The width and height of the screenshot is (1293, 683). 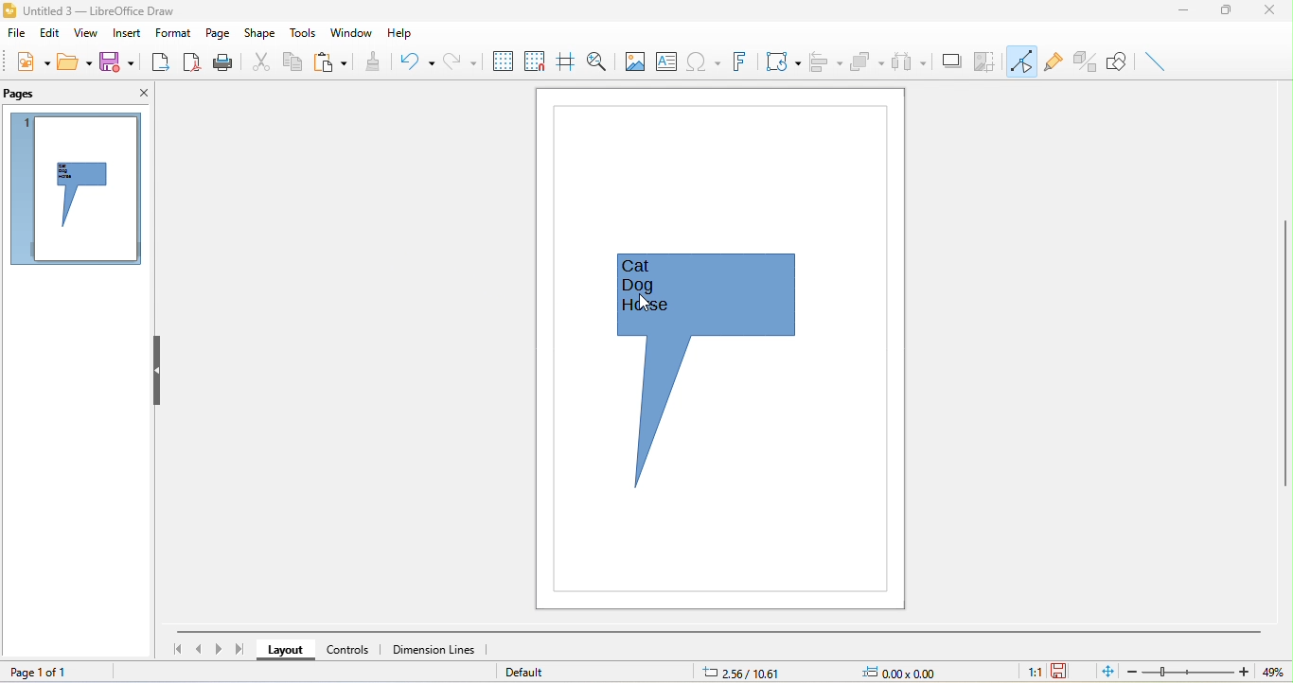 What do you see at coordinates (1104, 671) in the screenshot?
I see `fit to the current window` at bounding box center [1104, 671].